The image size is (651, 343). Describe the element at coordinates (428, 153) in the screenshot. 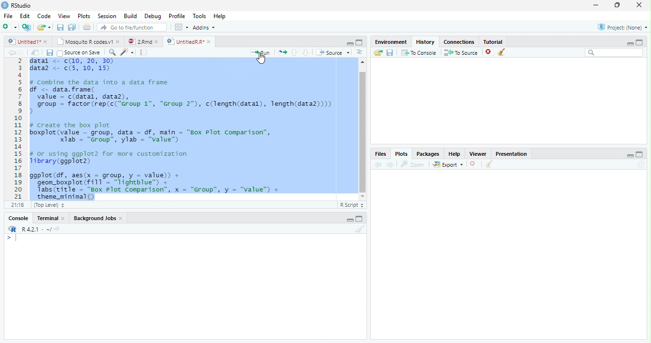

I see `Packages` at that location.